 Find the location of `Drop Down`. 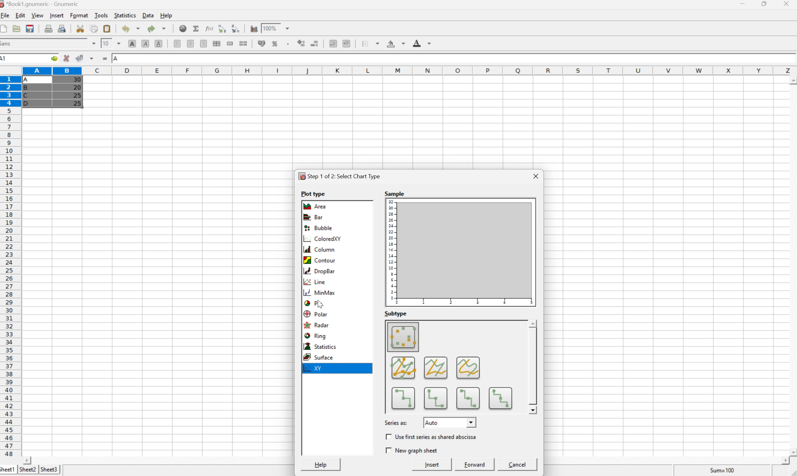

Drop Down is located at coordinates (290, 28).